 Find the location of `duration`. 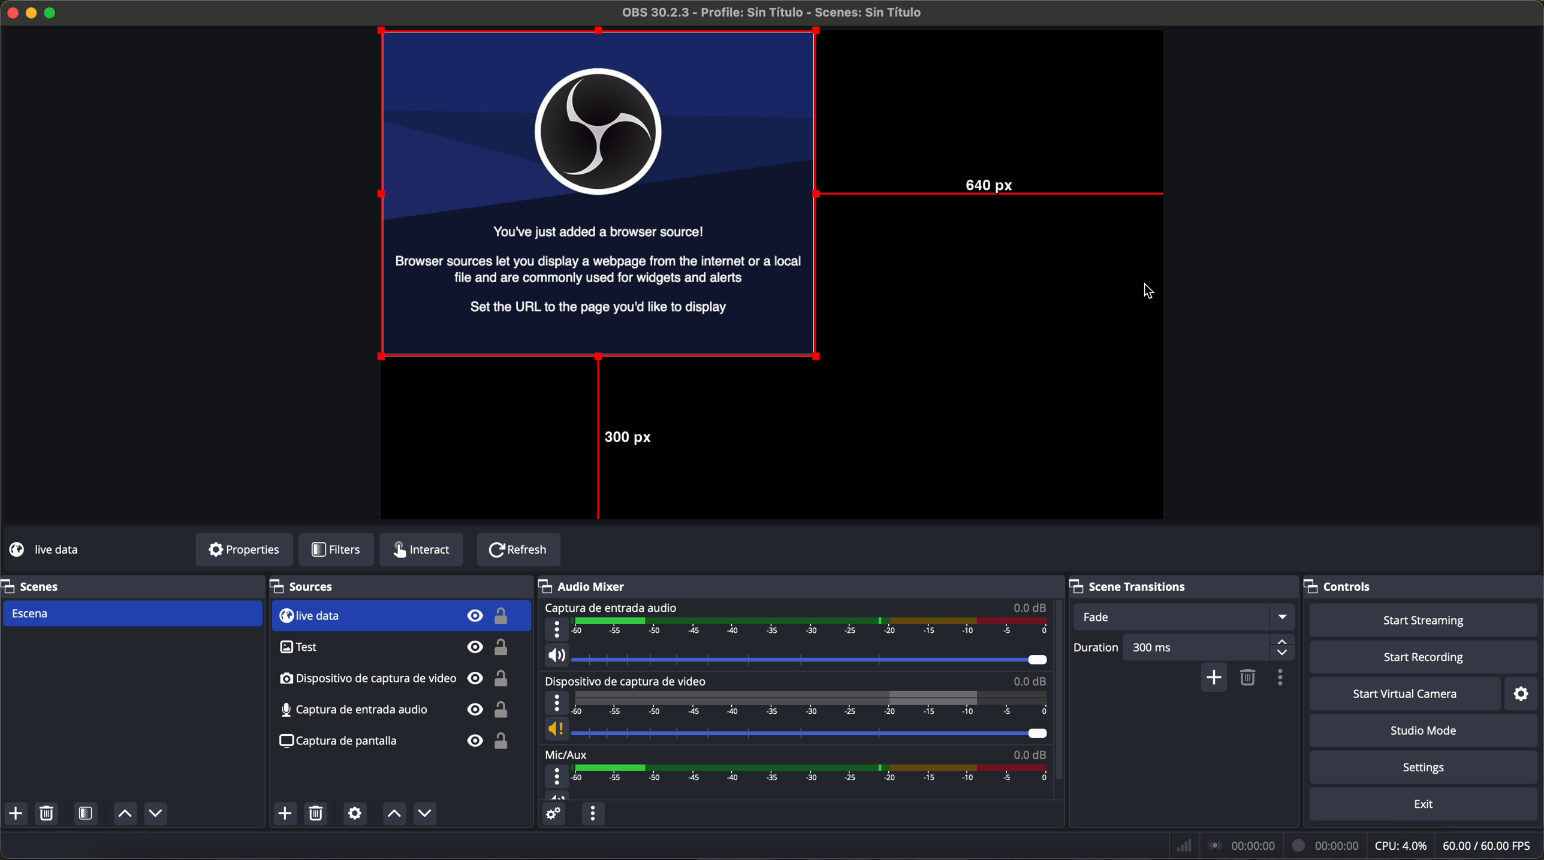

duration is located at coordinates (1098, 649).